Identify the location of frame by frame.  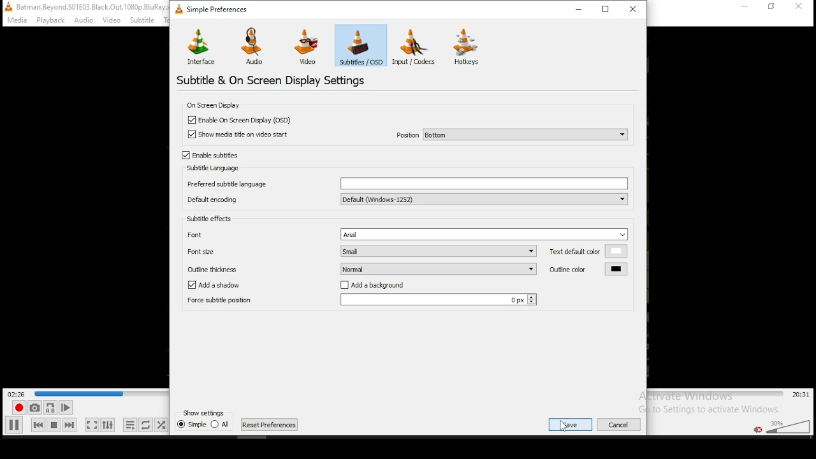
(64, 408).